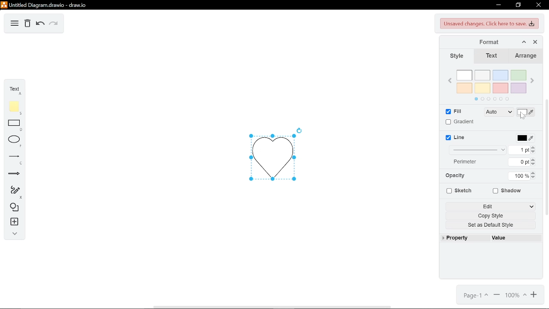 The height and width of the screenshot is (309, 549). I want to click on delete, so click(28, 24).